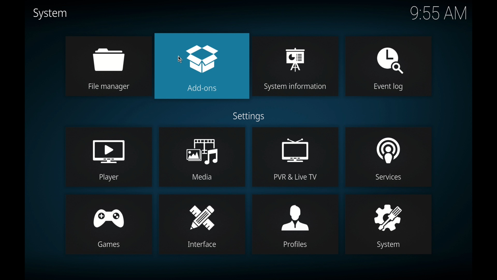 This screenshot has width=497, height=280. I want to click on system information, so click(296, 67).